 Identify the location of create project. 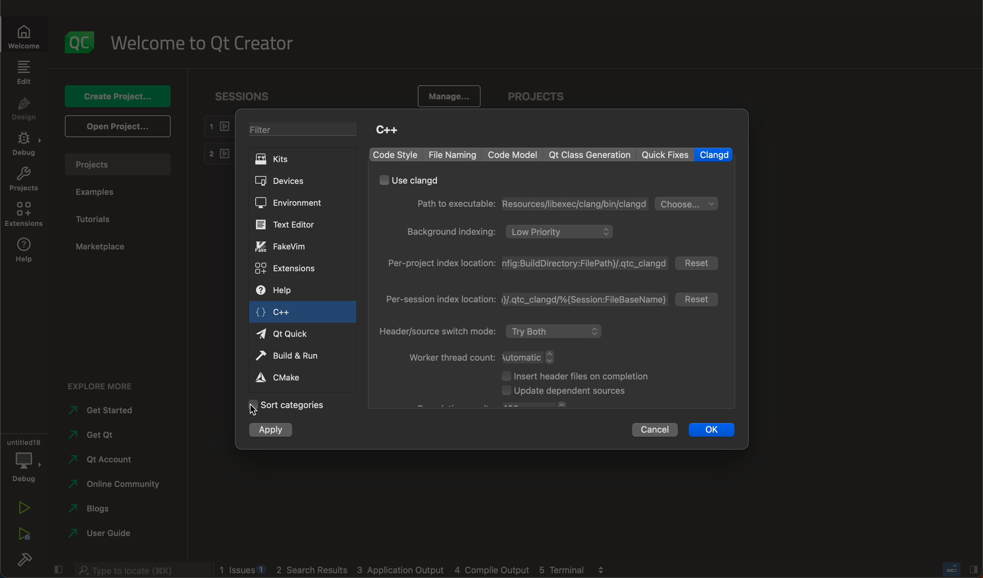
(117, 97).